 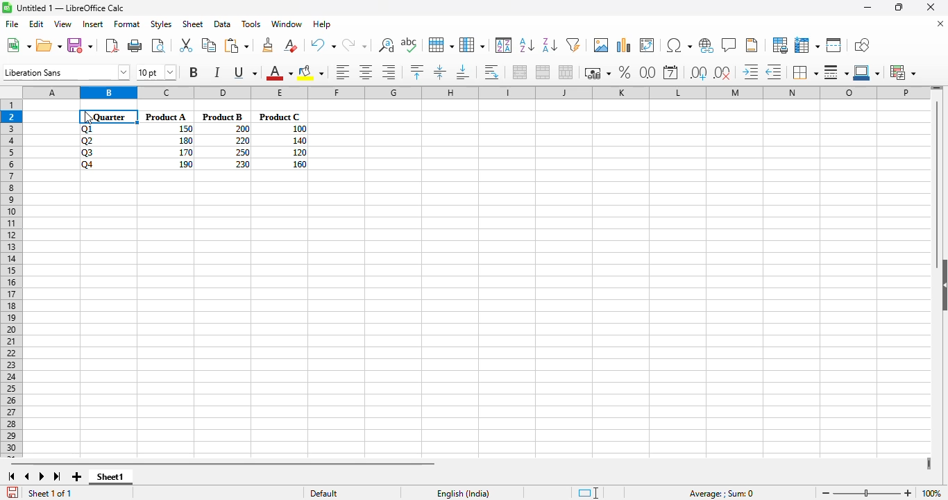 What do you see at coordinates (932, 493) in the screenshot?
I see `zoom factor` at bounding box center [932, 493].